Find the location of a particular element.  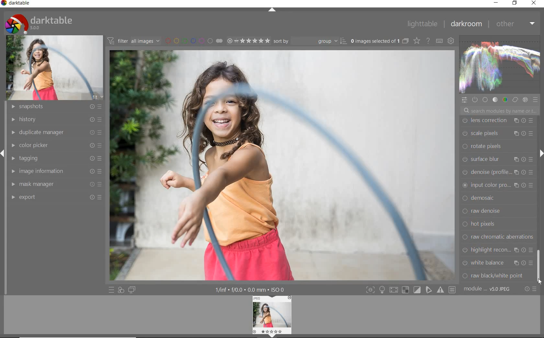

export is located at coordinates (56, 197).